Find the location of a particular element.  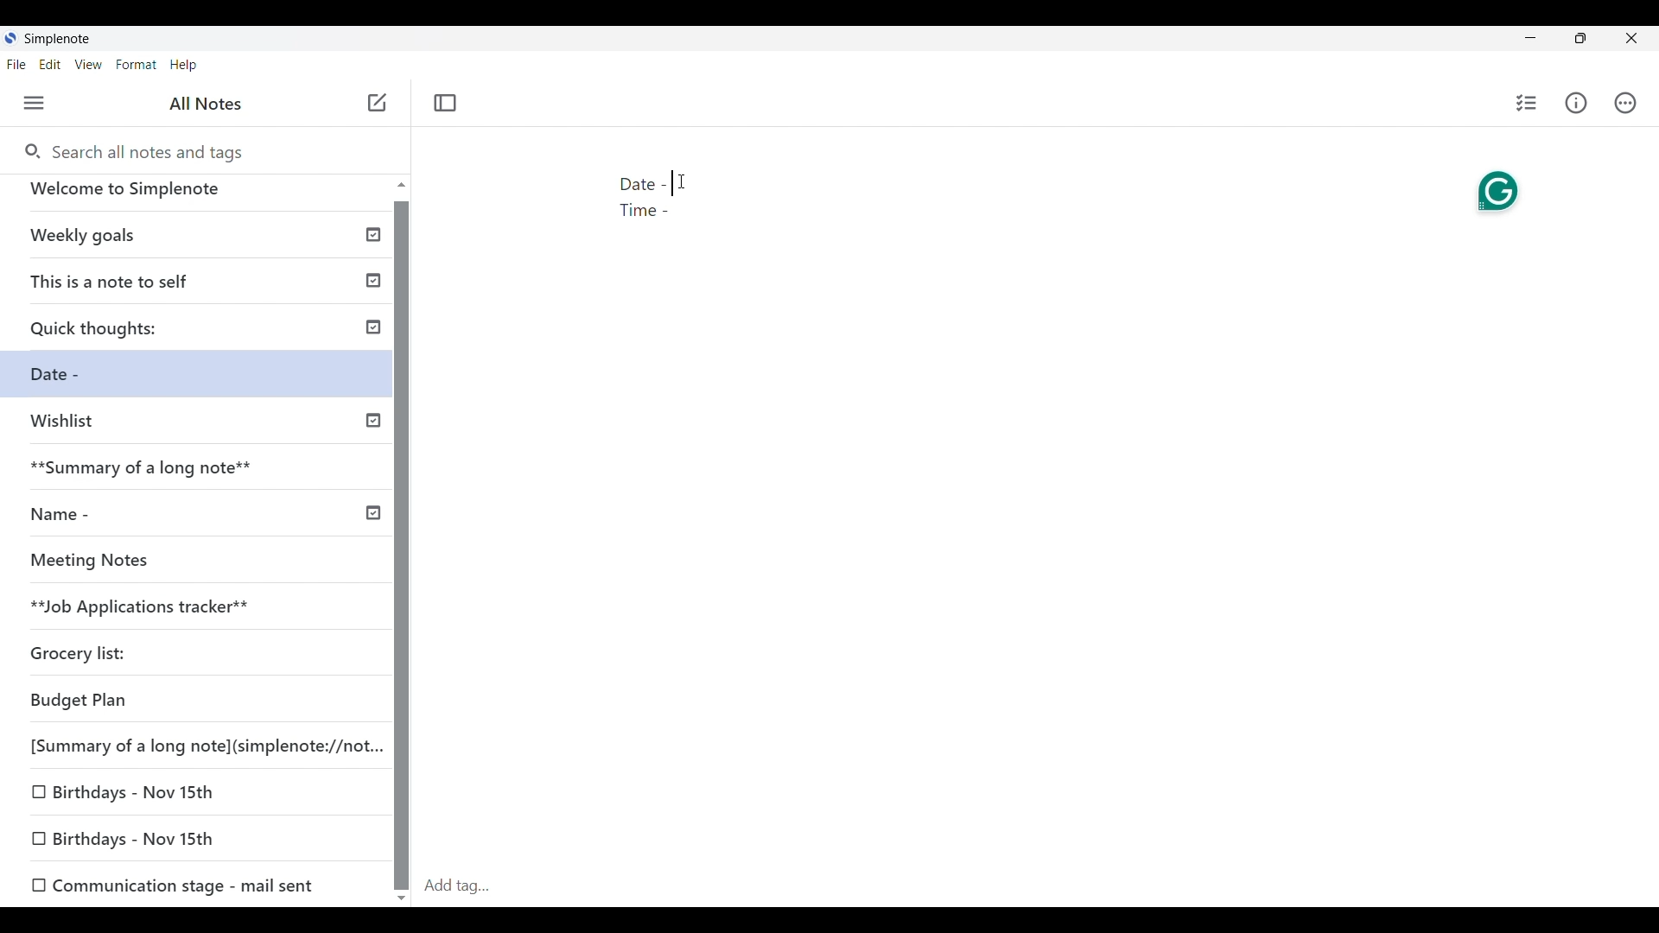

Quick slide to top is located at coordinates (402, 184).